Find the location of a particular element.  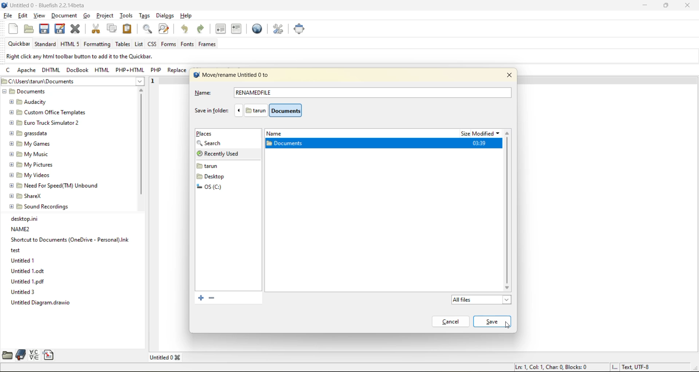

size  is located at coordinates (464, 134).